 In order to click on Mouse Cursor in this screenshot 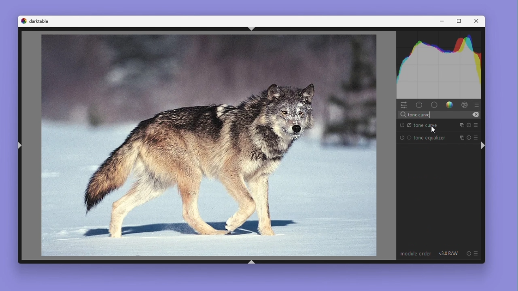, I will do `click(433, 129)`.